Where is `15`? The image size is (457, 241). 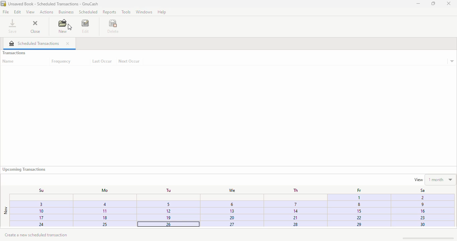 15 is located at coordinates (359, 212).